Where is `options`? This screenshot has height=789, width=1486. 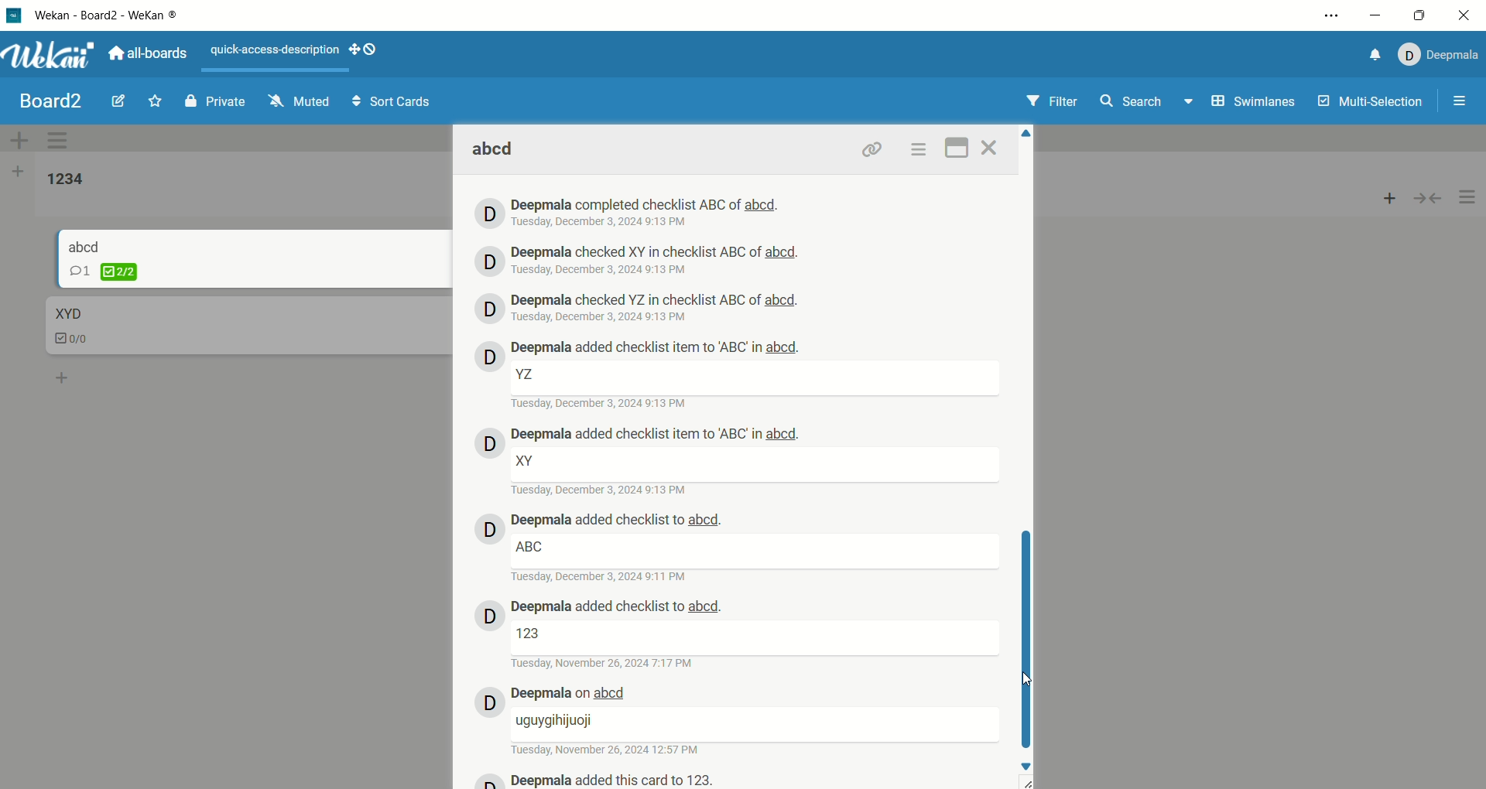 options is located at coordinates (918, 149).